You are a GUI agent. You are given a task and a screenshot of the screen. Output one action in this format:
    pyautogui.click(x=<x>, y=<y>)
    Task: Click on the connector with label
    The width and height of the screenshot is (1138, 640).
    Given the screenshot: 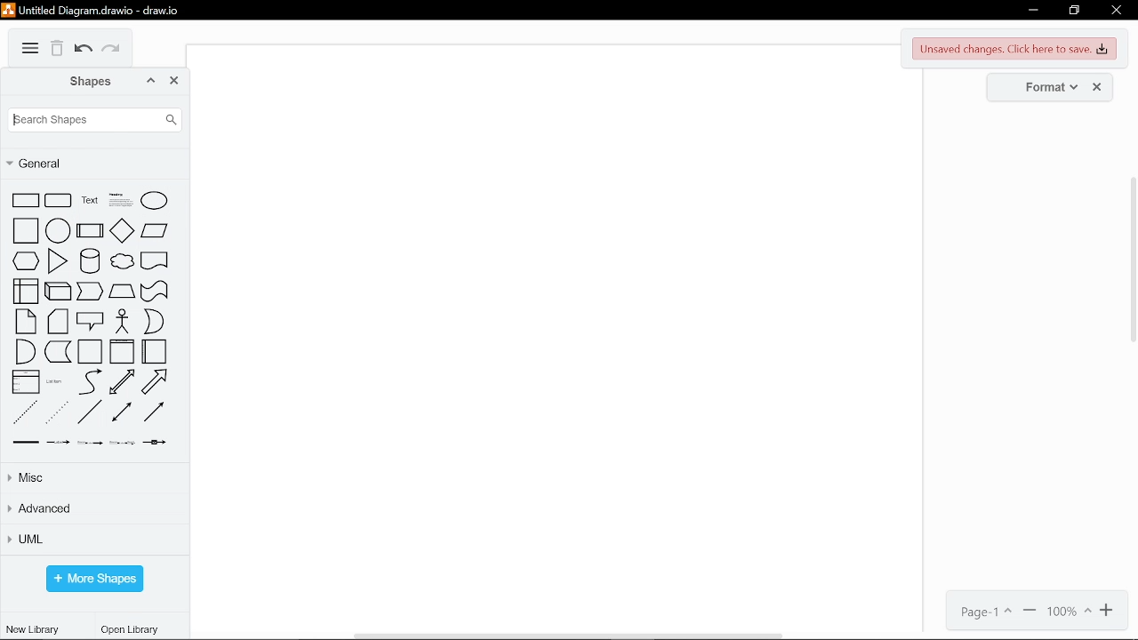 What is the action you would take?
    pyautogui.click(x=59, y=443)
    